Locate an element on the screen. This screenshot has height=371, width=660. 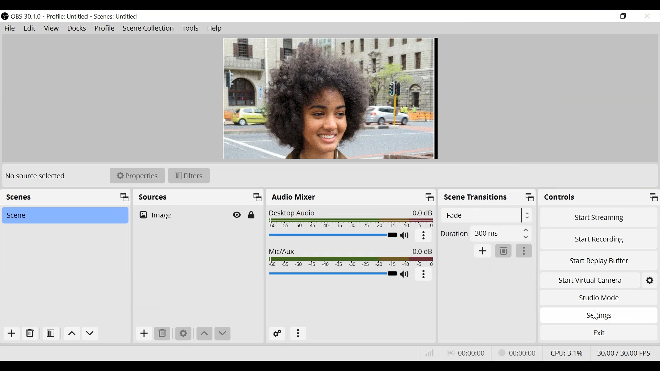
Move up is located at coordinates (72, 334).